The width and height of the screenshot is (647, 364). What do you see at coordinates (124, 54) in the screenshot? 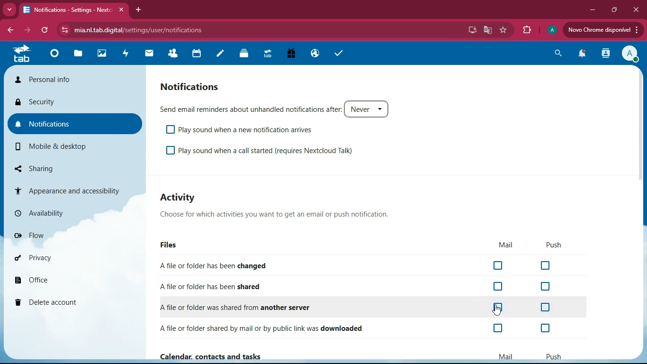
I see `activity` at bounding box center [124, 54].